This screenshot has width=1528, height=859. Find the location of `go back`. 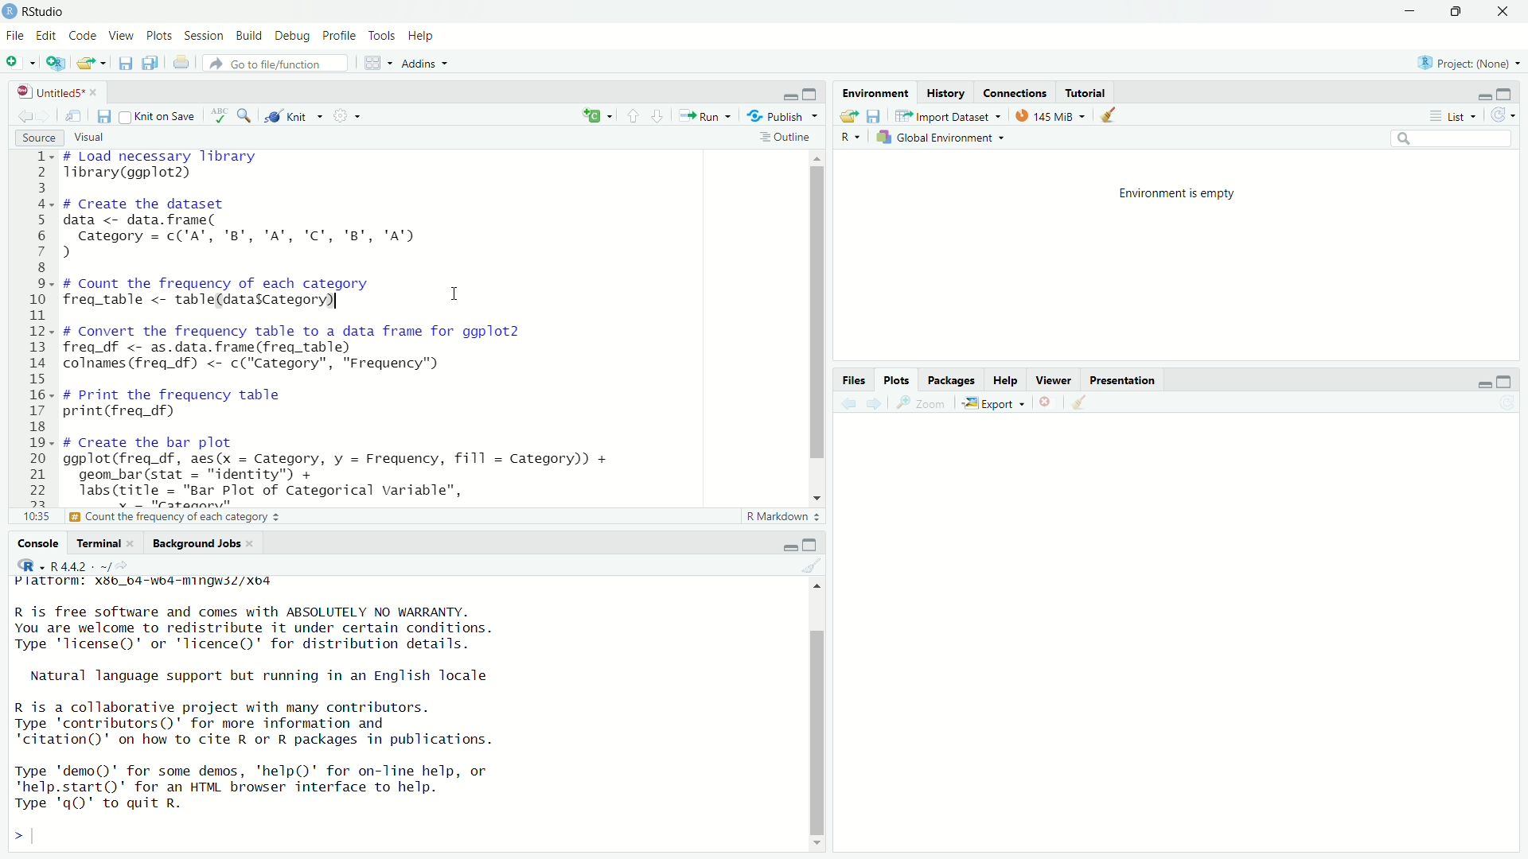

go back is located at coordinates (25, 117).